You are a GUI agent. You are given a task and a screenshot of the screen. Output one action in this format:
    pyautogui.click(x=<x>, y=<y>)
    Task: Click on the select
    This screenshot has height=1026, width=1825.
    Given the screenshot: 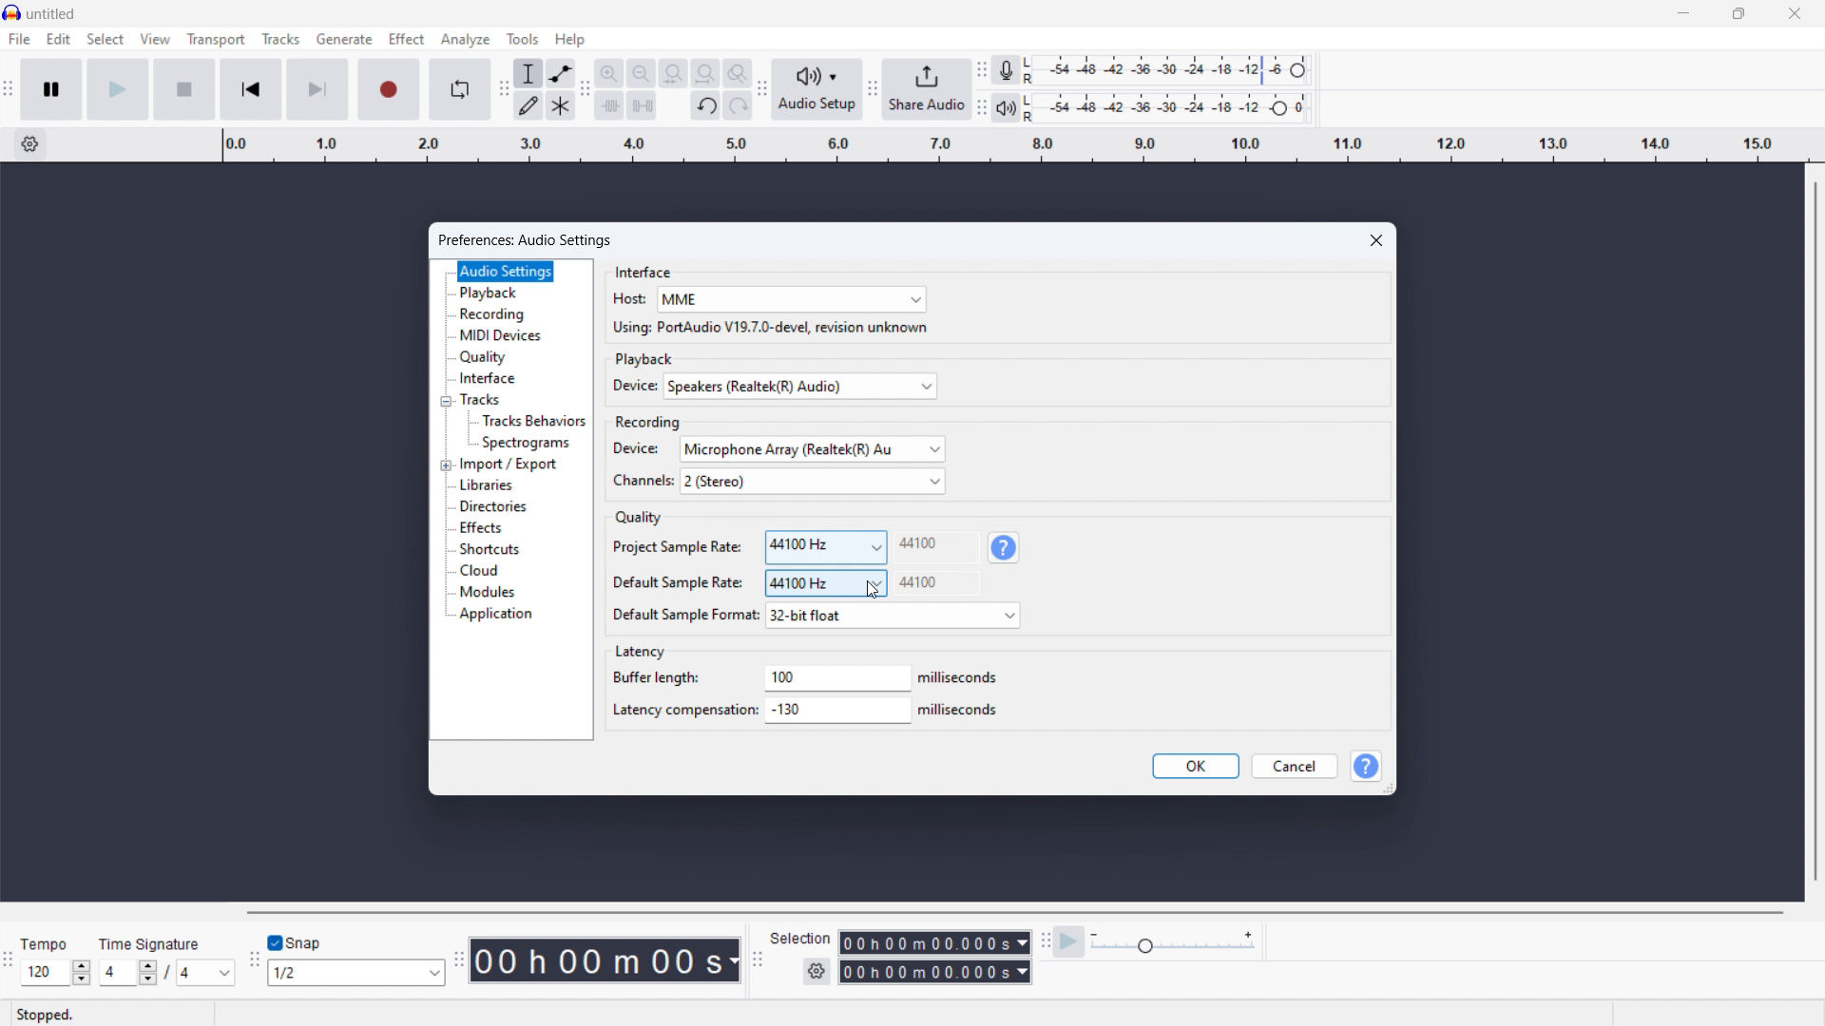 What is the action you would take?
    pyautogui.click(x=105, y=39)
    